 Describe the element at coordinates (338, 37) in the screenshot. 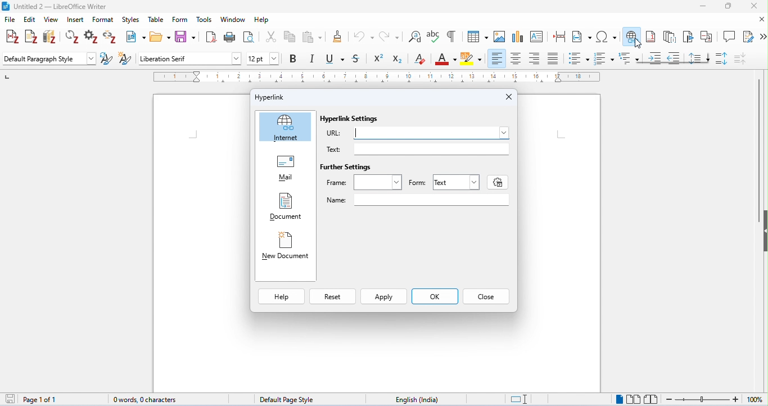

I see `clone` at that location.